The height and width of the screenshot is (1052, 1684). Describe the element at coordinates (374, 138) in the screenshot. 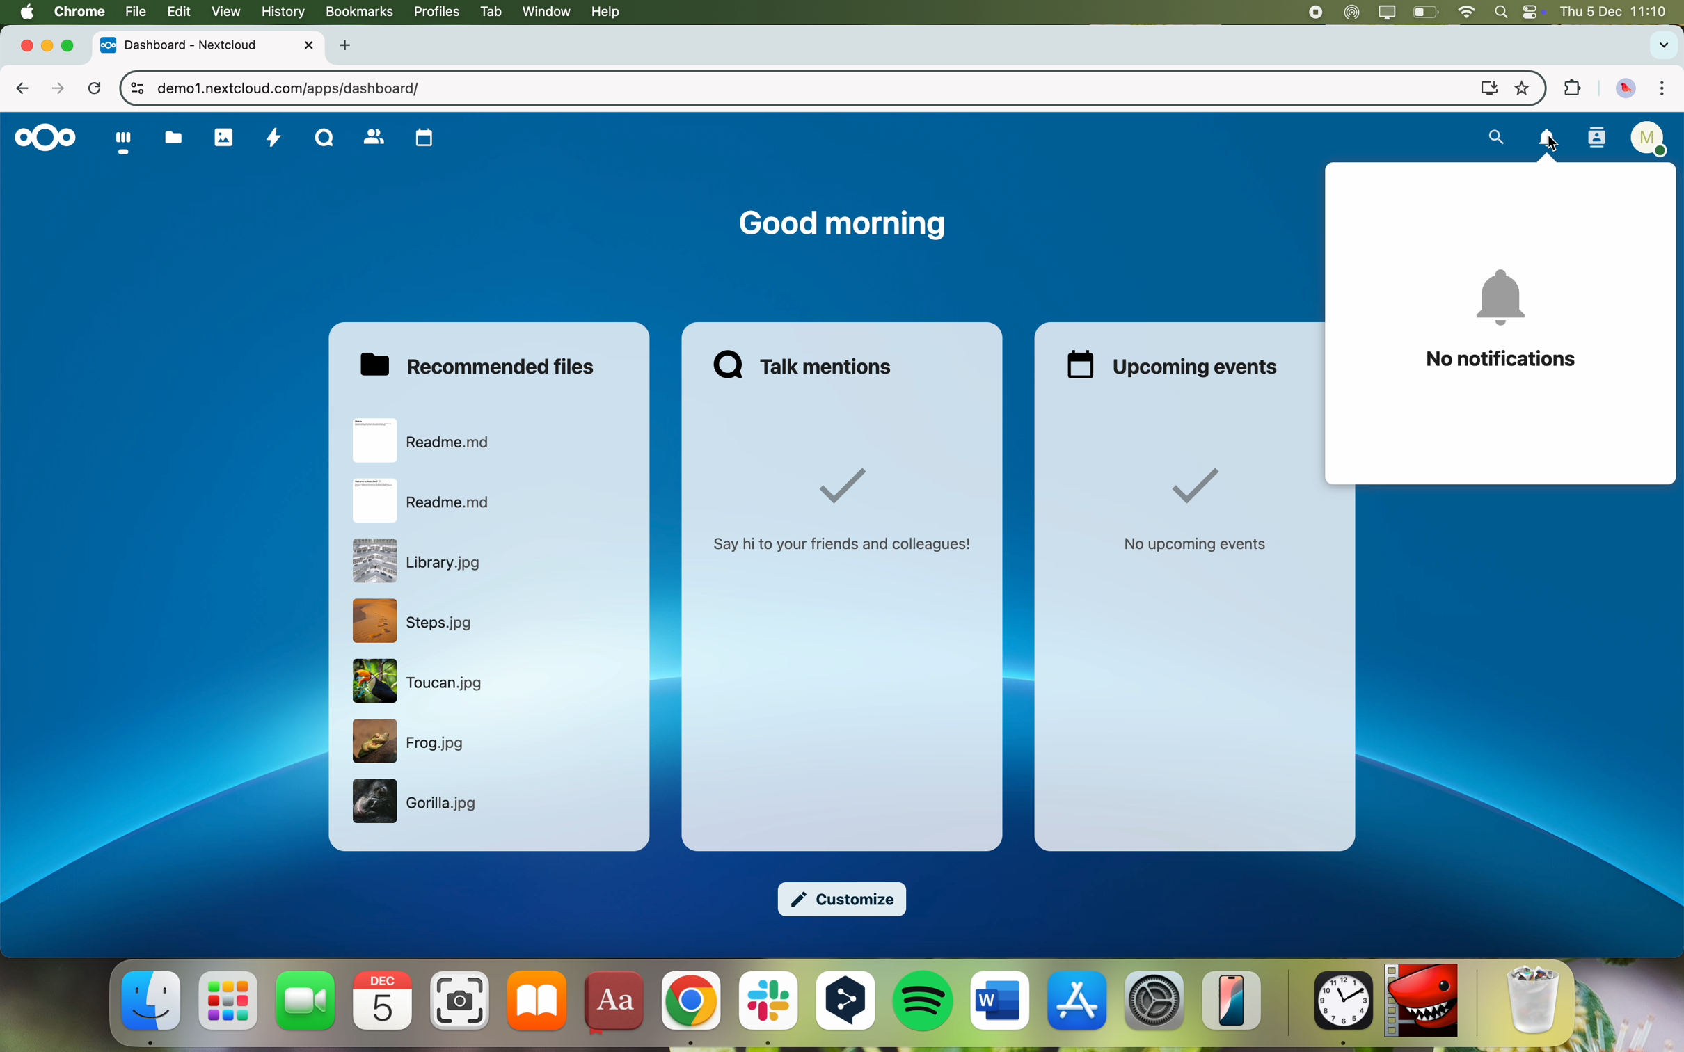

I see `contacts` at that location.